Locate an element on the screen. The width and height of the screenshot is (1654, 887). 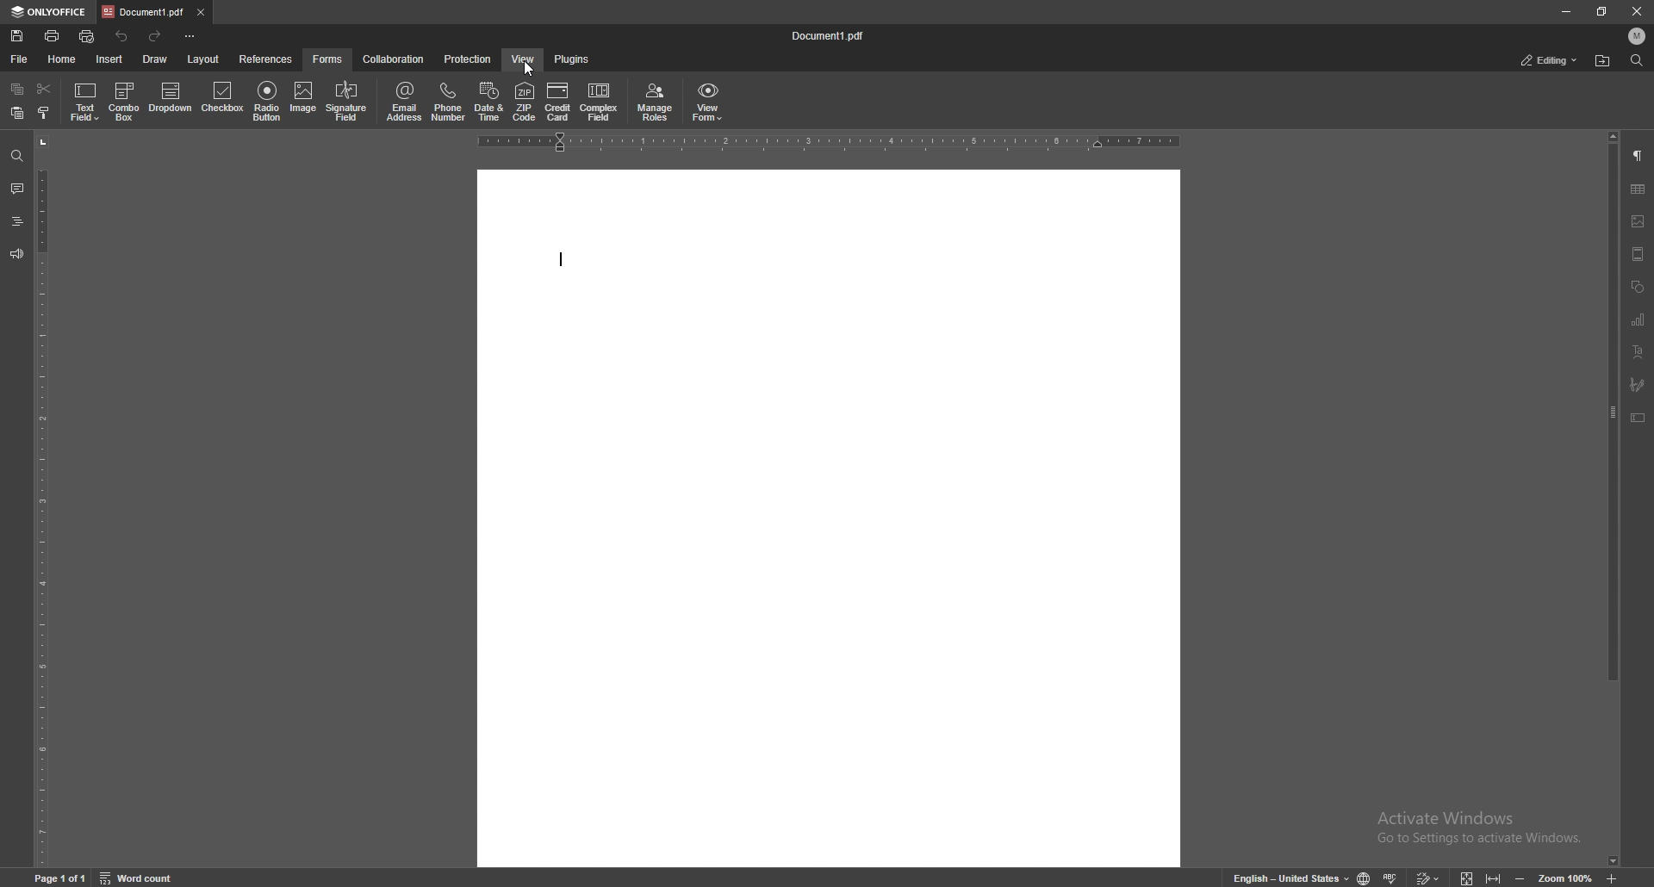
onlyoffice is located at coordinates (48, 12).